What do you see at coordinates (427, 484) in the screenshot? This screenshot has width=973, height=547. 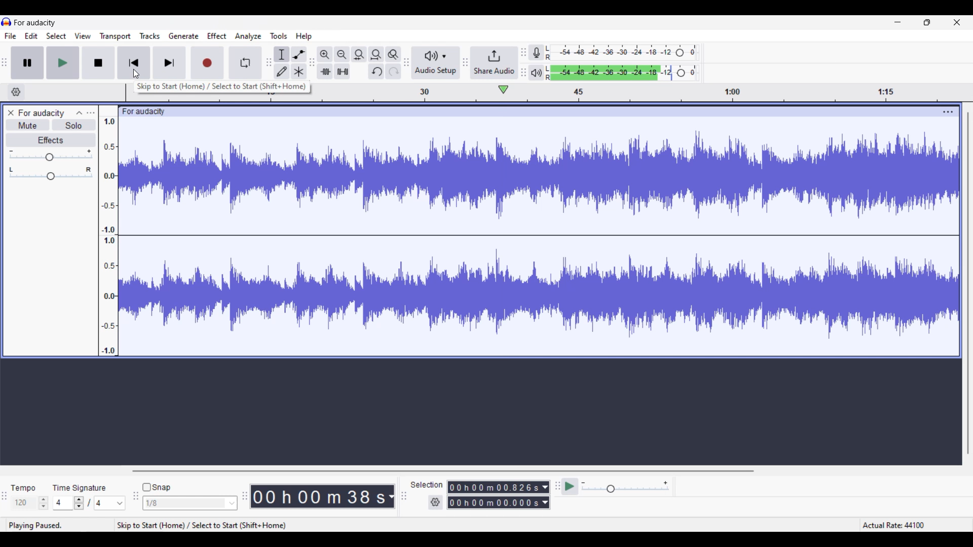 I see `Indicates selection duration settings` at bounding box center [427, 484].